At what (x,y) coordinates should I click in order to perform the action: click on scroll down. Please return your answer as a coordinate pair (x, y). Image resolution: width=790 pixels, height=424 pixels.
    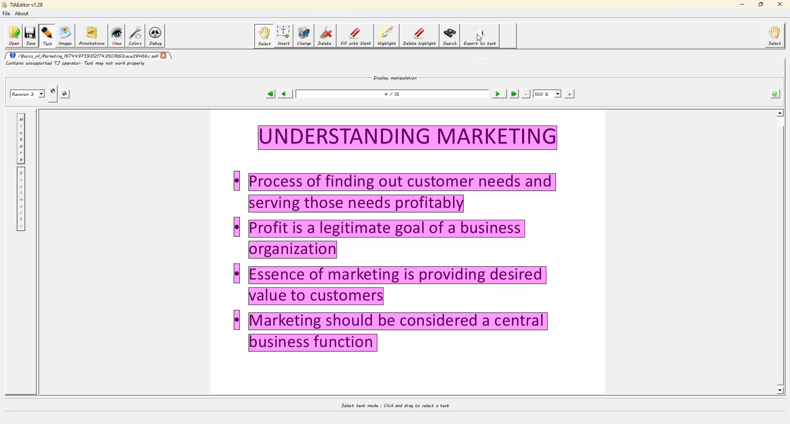
    Looking at the image, I should click on (778, 391).